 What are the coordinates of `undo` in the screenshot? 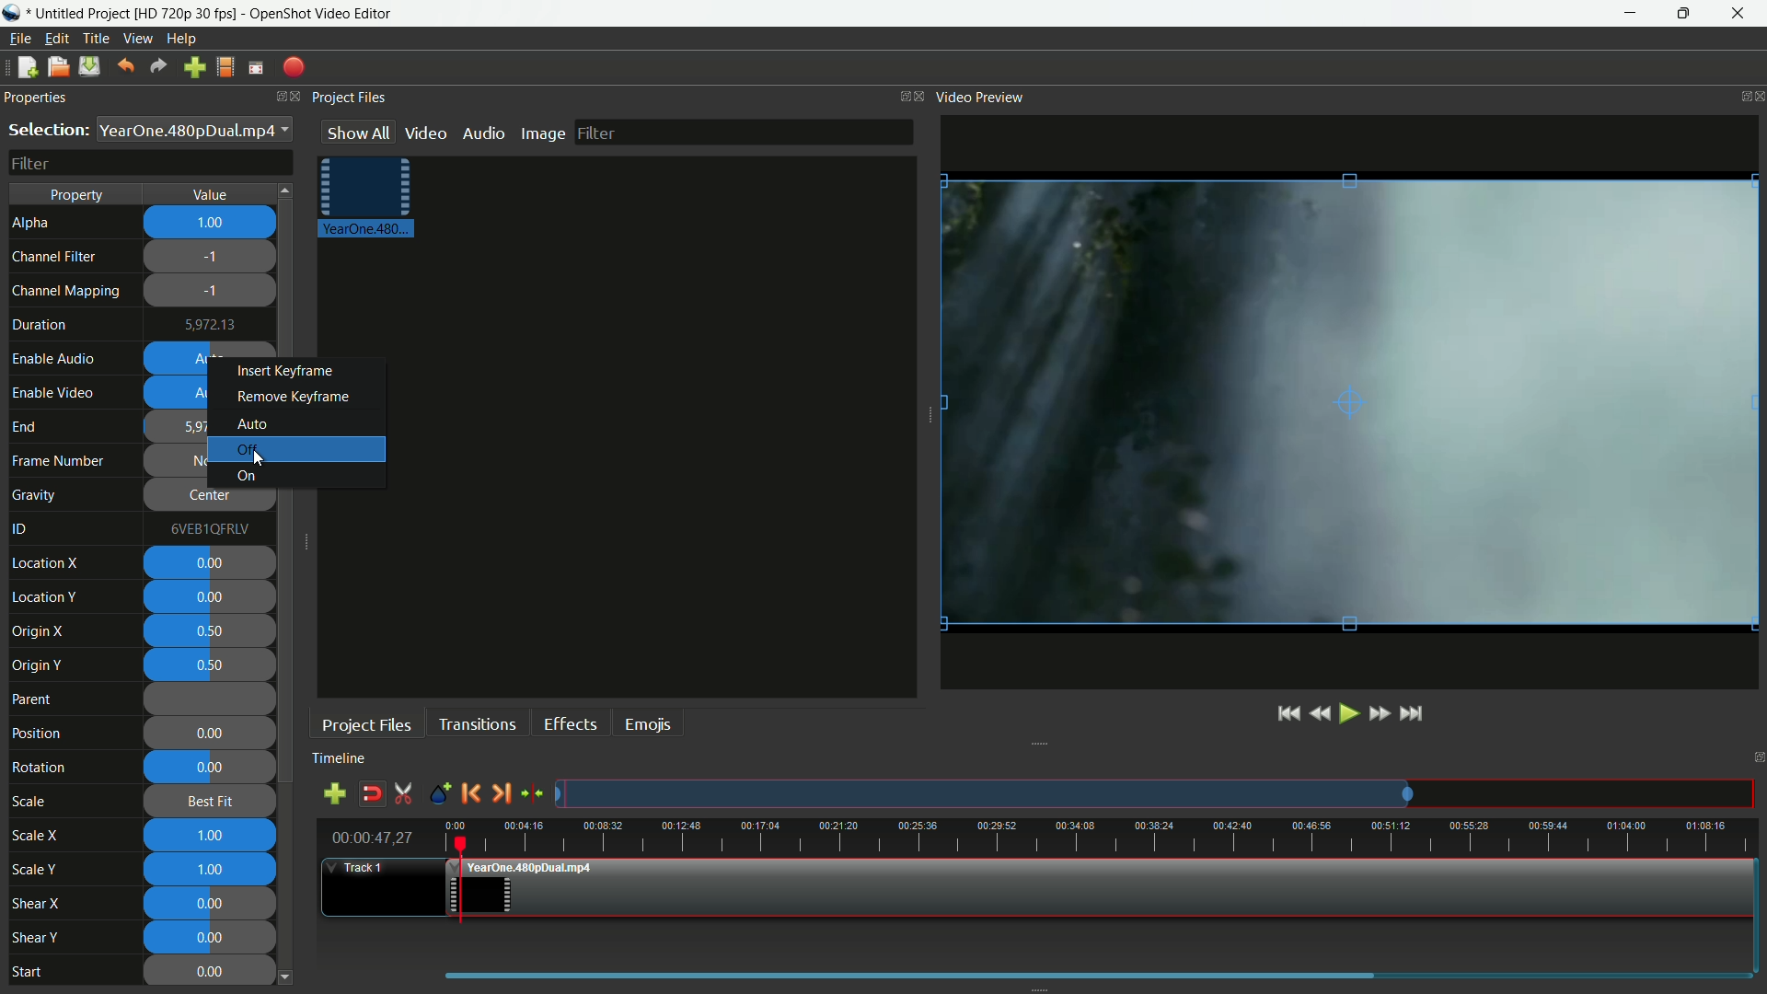 It's located at (125, 66).